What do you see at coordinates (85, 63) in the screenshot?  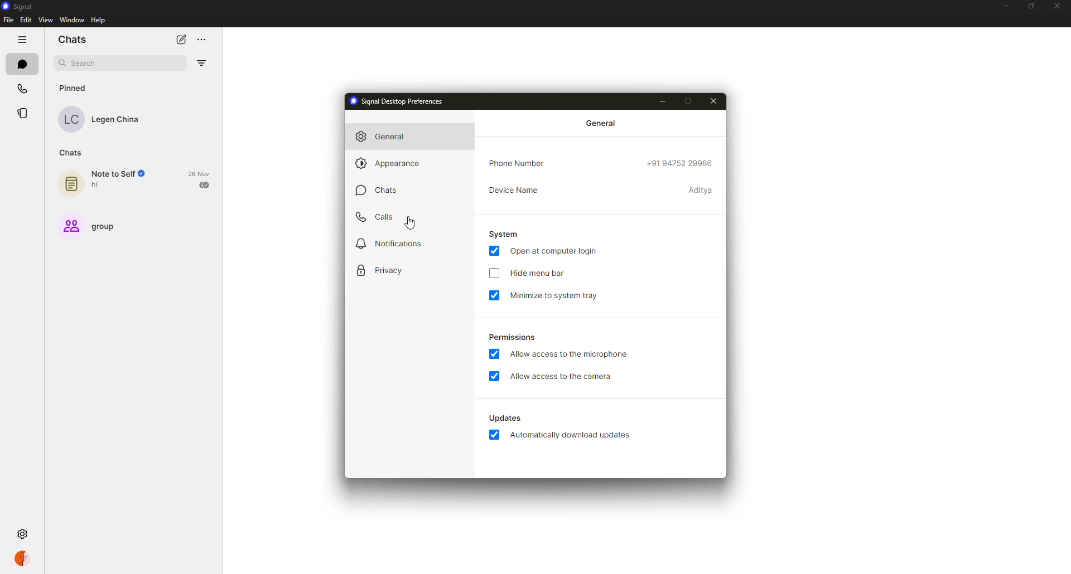 I see `search` at bounding box center [85, 63].